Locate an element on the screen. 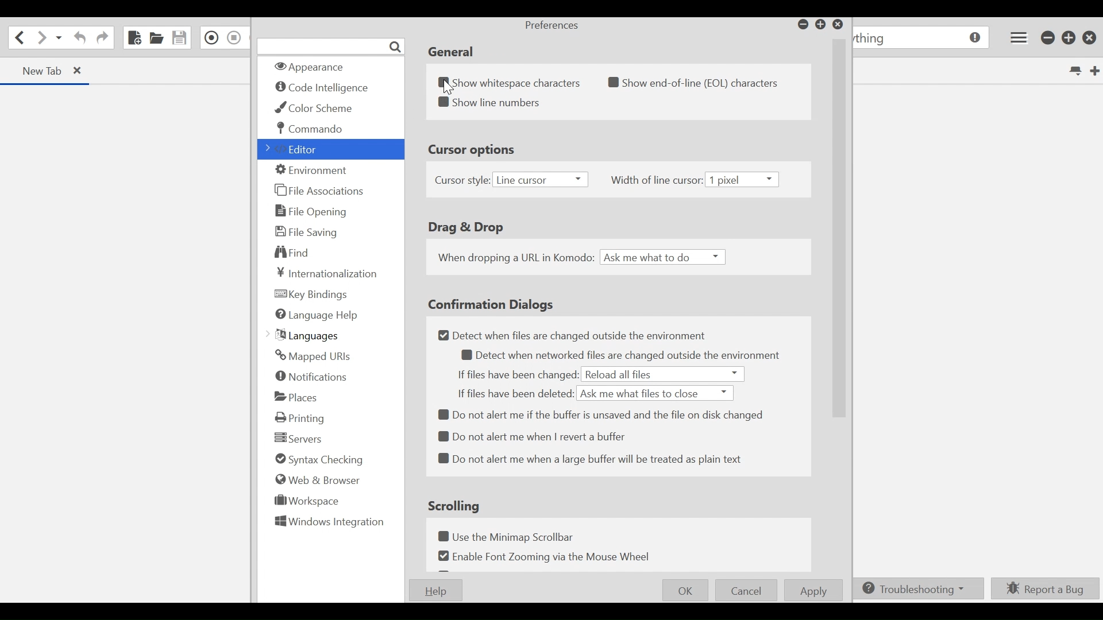  OK is located at coordinates (684, 590).